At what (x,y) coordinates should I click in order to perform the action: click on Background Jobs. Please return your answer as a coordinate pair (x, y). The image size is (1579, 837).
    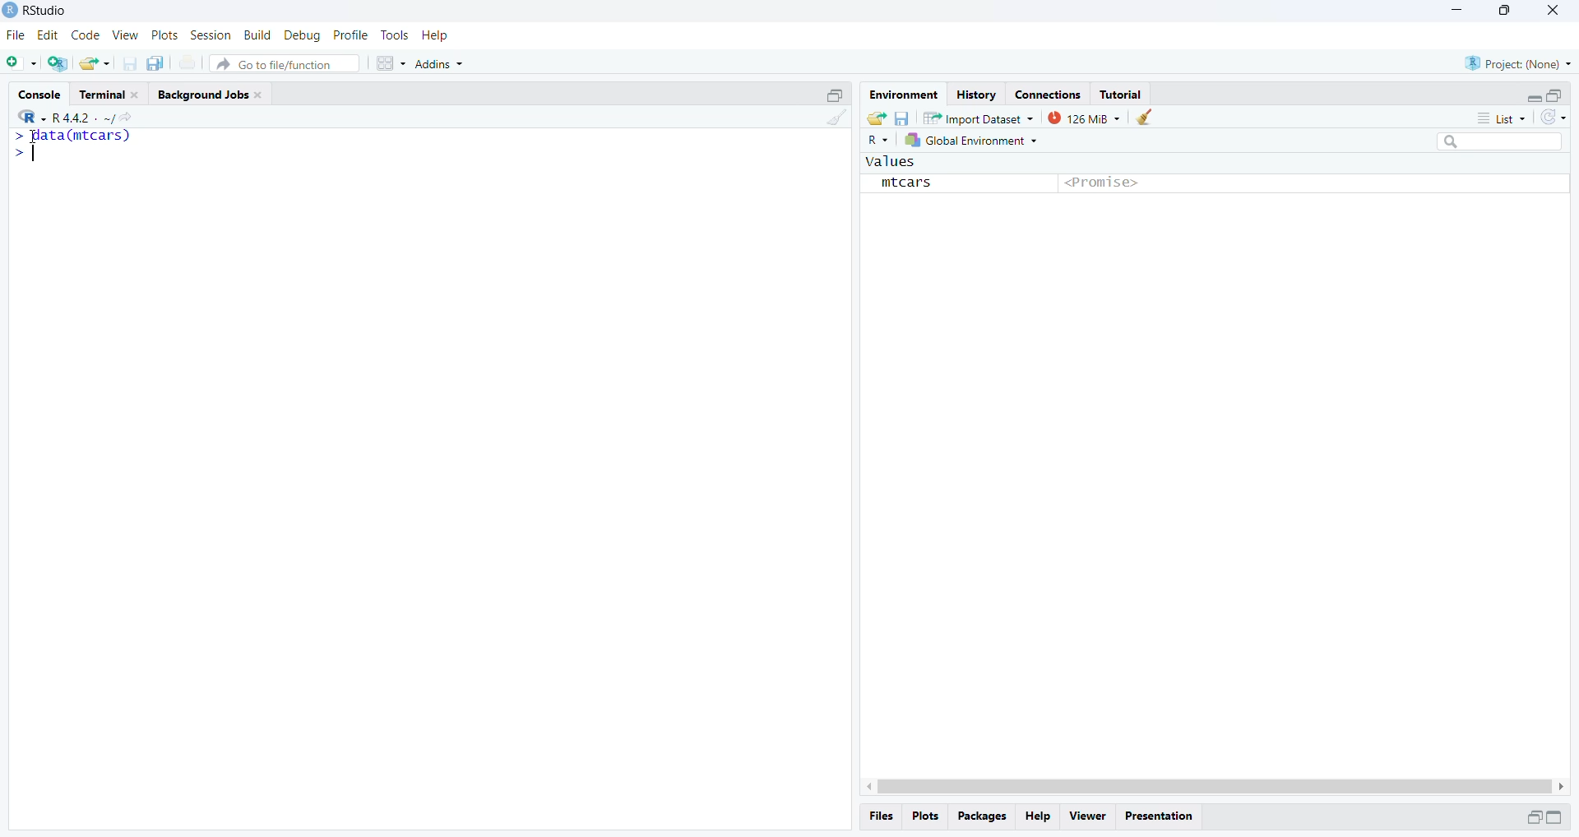
    Looking at the image, I should click on (215, 94).